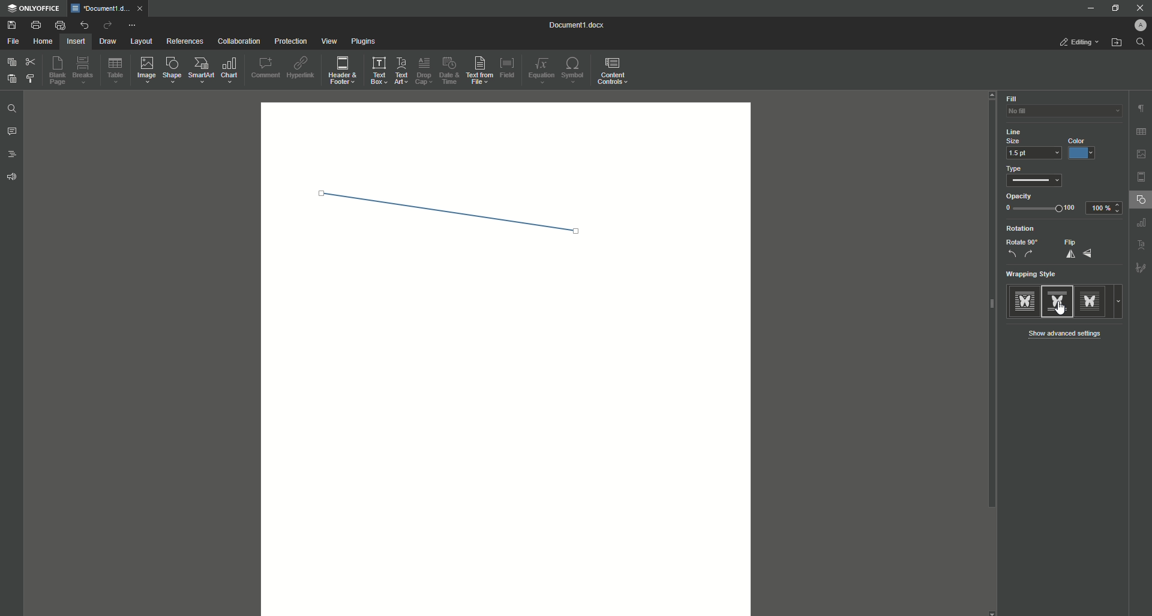 This screenshot has width=1152, height=616. Describe the element at coordinates (1076, 43) in the screenshot. I see `Editing` at that location.